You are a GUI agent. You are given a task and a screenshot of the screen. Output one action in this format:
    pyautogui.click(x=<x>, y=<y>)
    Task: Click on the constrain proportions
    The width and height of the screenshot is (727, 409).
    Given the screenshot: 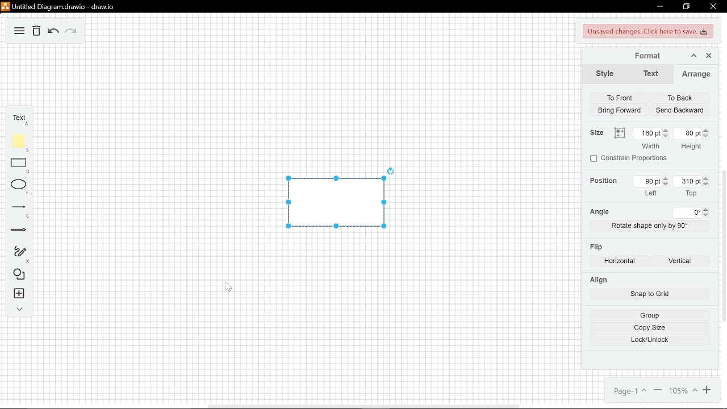 What is the action you would take?
    pyautogui.click(x=630, y=159)
    